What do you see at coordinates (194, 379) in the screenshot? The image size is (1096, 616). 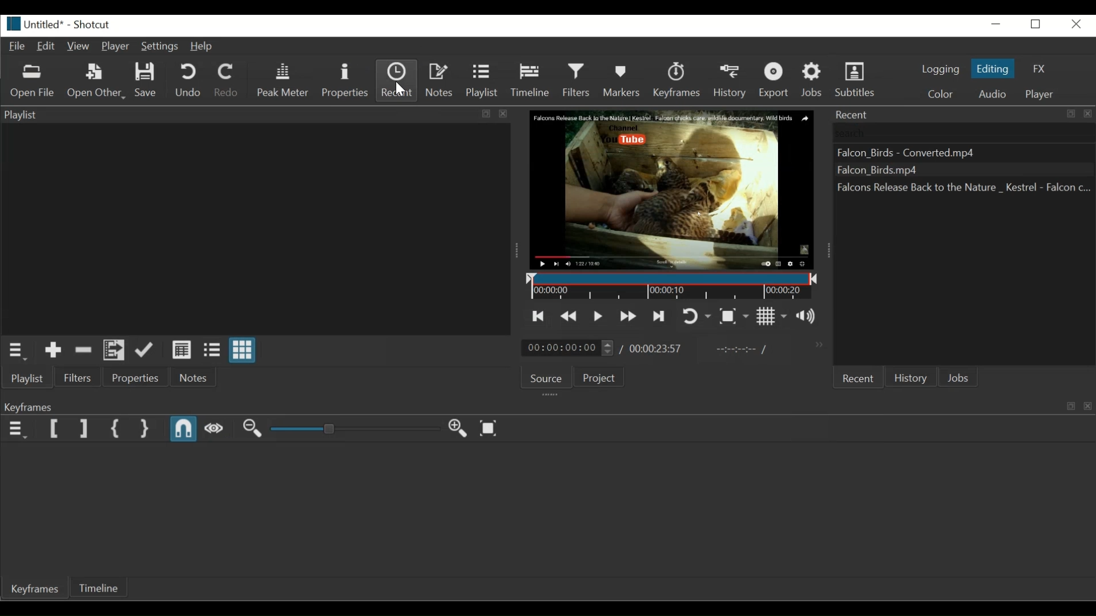 I see `Notes` at bounding box center [194, 379].